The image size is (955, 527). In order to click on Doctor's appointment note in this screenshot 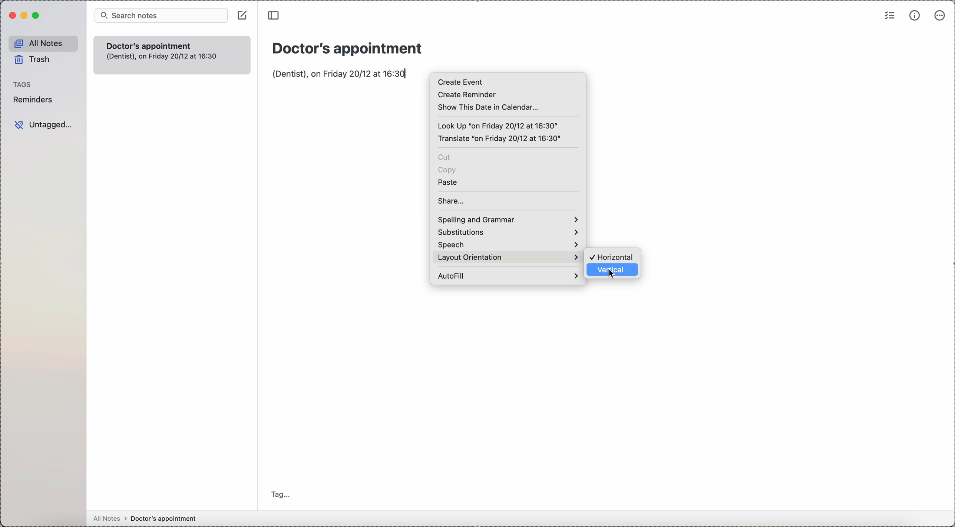, I will do `click(171, 55)`.